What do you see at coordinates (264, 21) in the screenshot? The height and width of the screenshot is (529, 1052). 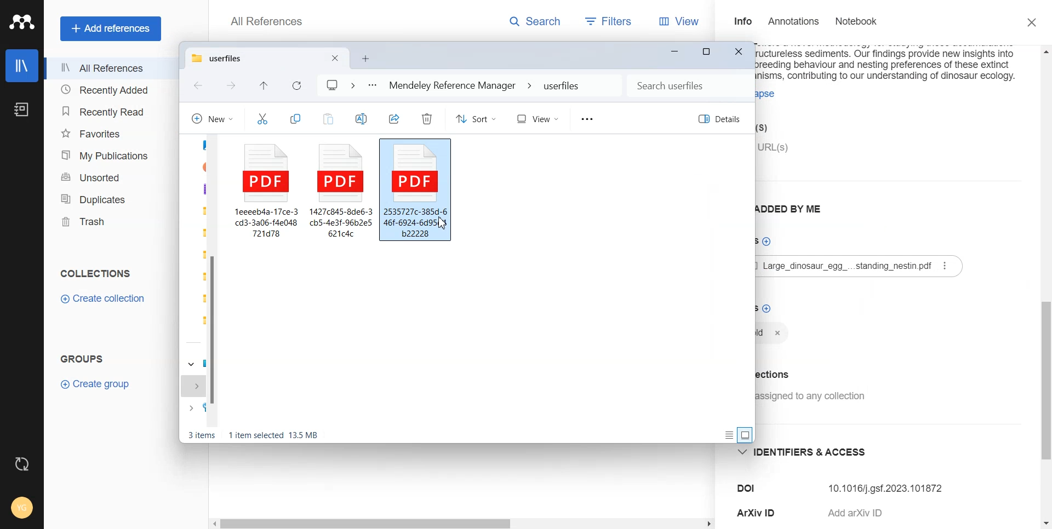 I see `All Reference` at bounding box center [264, 21].